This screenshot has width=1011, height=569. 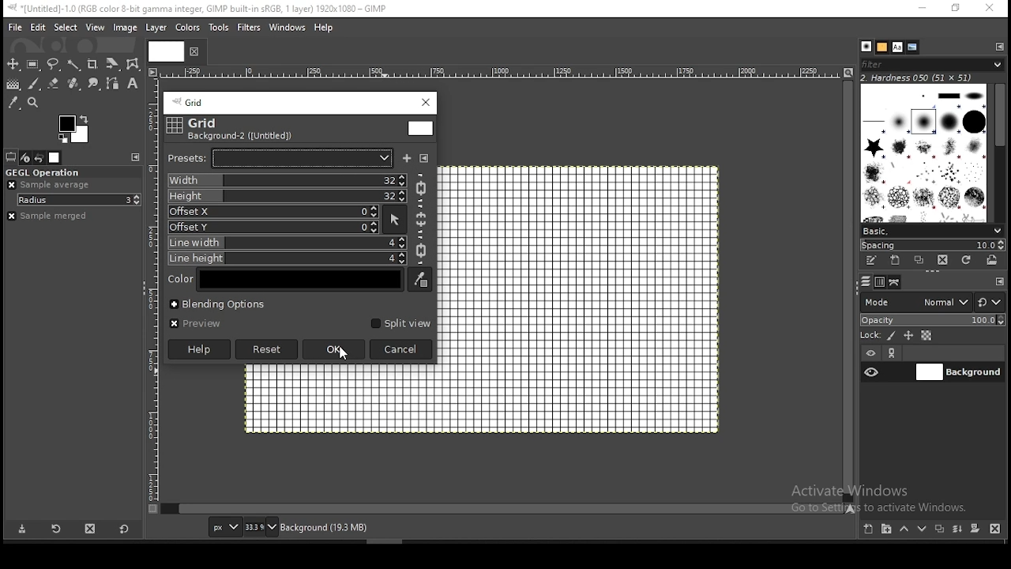 I want to click on blending options, so click(x=217, y=304).